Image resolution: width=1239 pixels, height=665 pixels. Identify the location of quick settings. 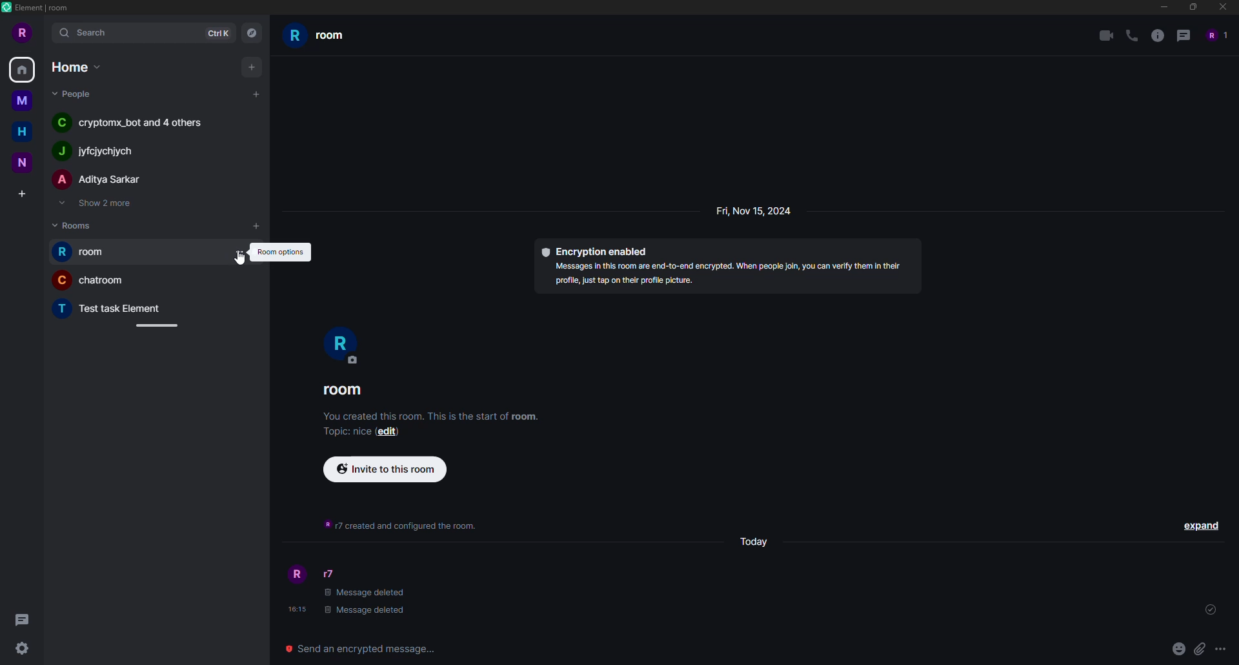
(22, 650).